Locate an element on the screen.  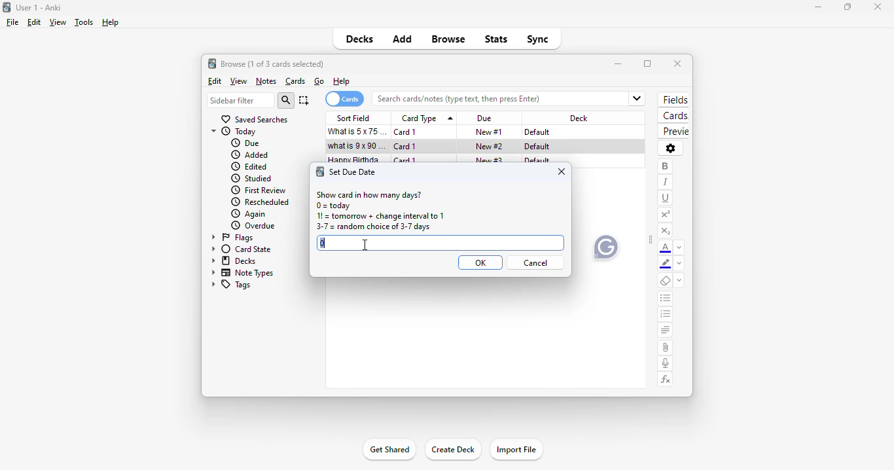
change color is located at coordinates (681, 247).